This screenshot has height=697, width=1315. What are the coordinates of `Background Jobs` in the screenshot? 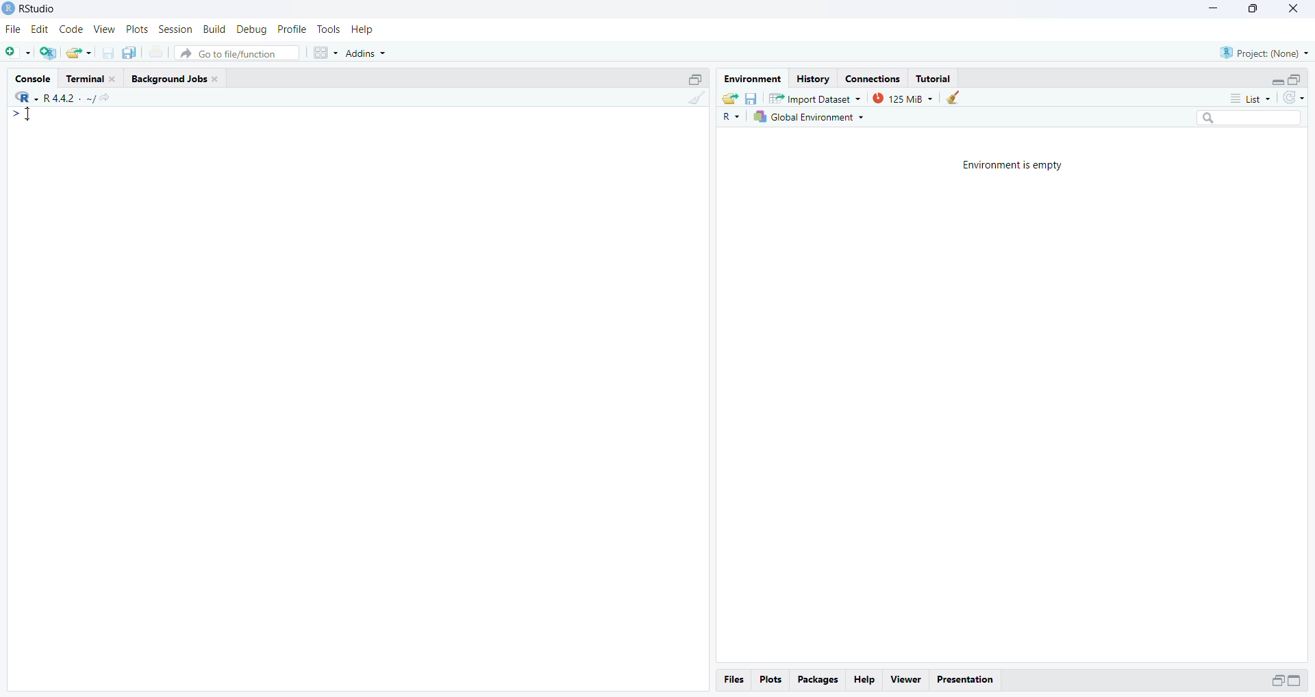 It's located at (179, 78).